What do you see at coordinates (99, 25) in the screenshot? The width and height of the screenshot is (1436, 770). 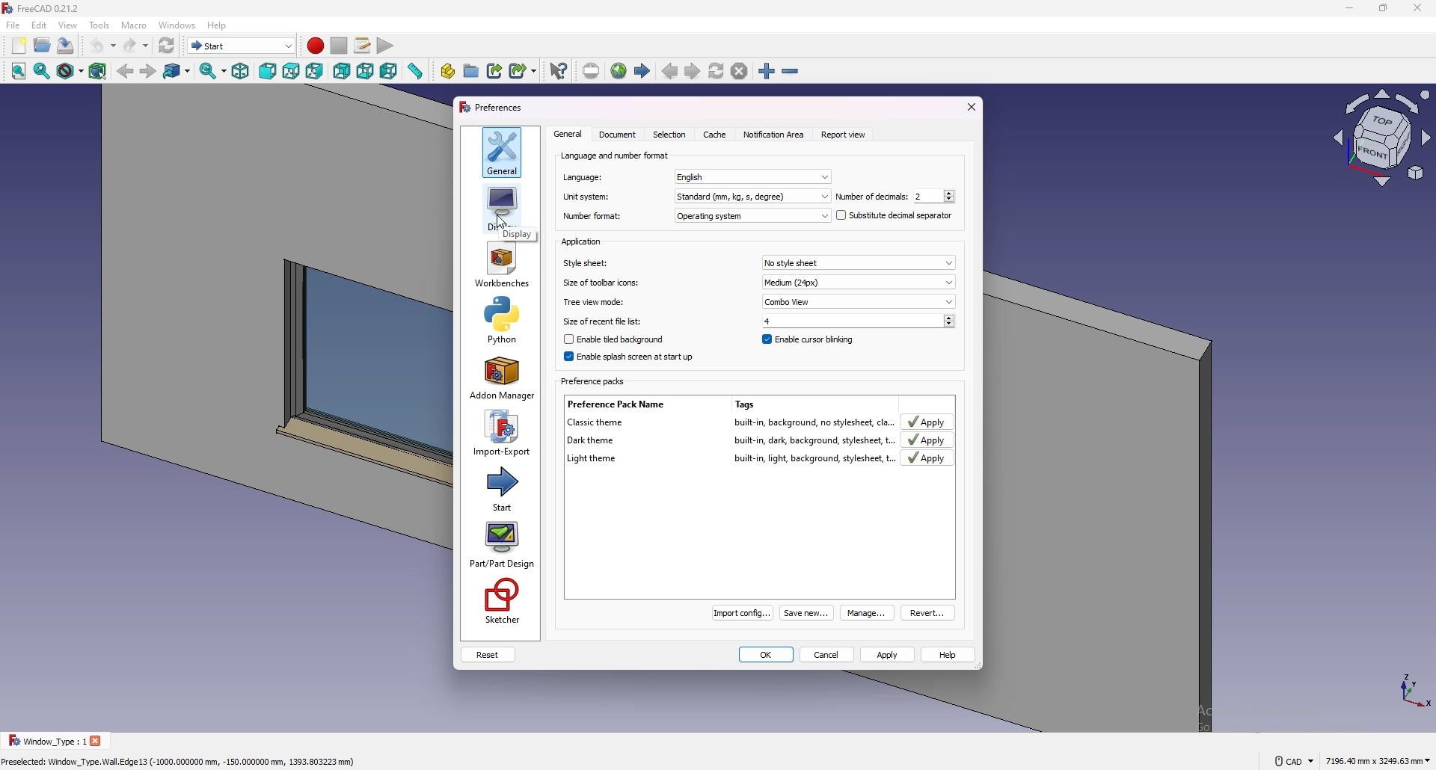 I see `tools` at bounding box center [99, 25].